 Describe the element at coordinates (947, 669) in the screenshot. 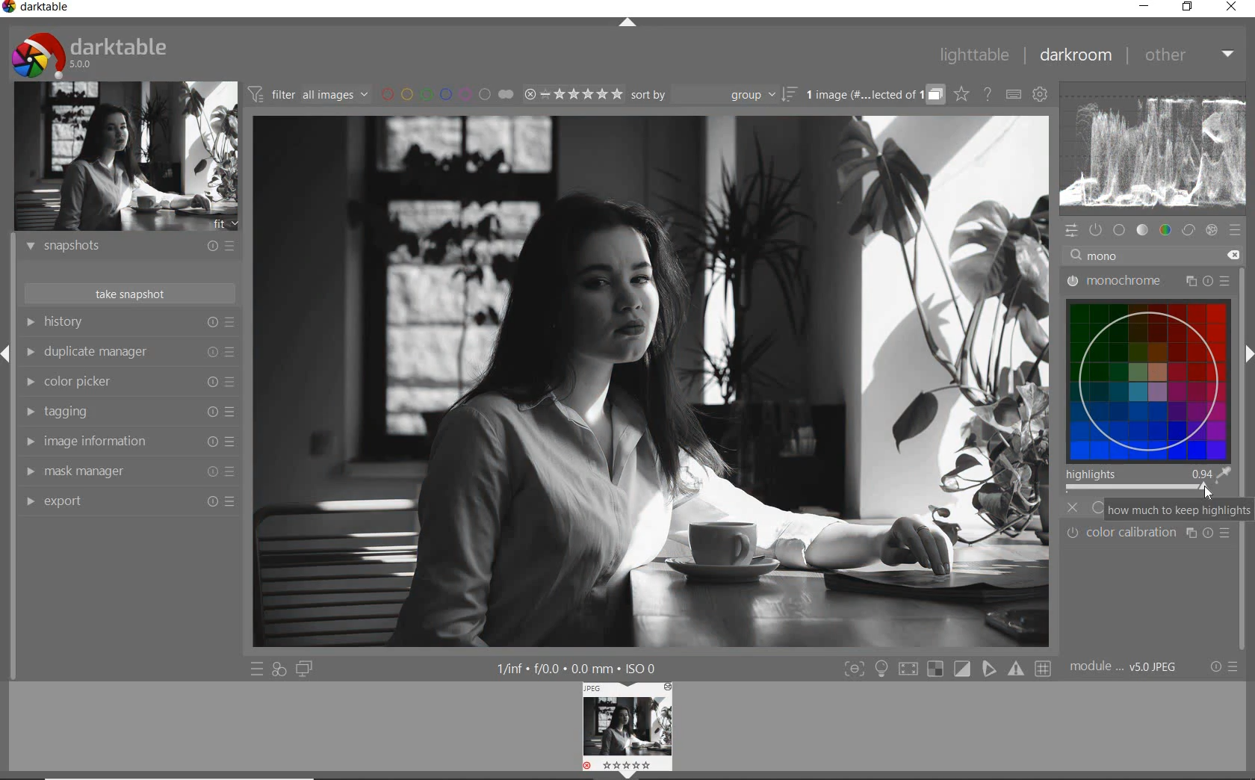

I see `Toggle modes` at that location.